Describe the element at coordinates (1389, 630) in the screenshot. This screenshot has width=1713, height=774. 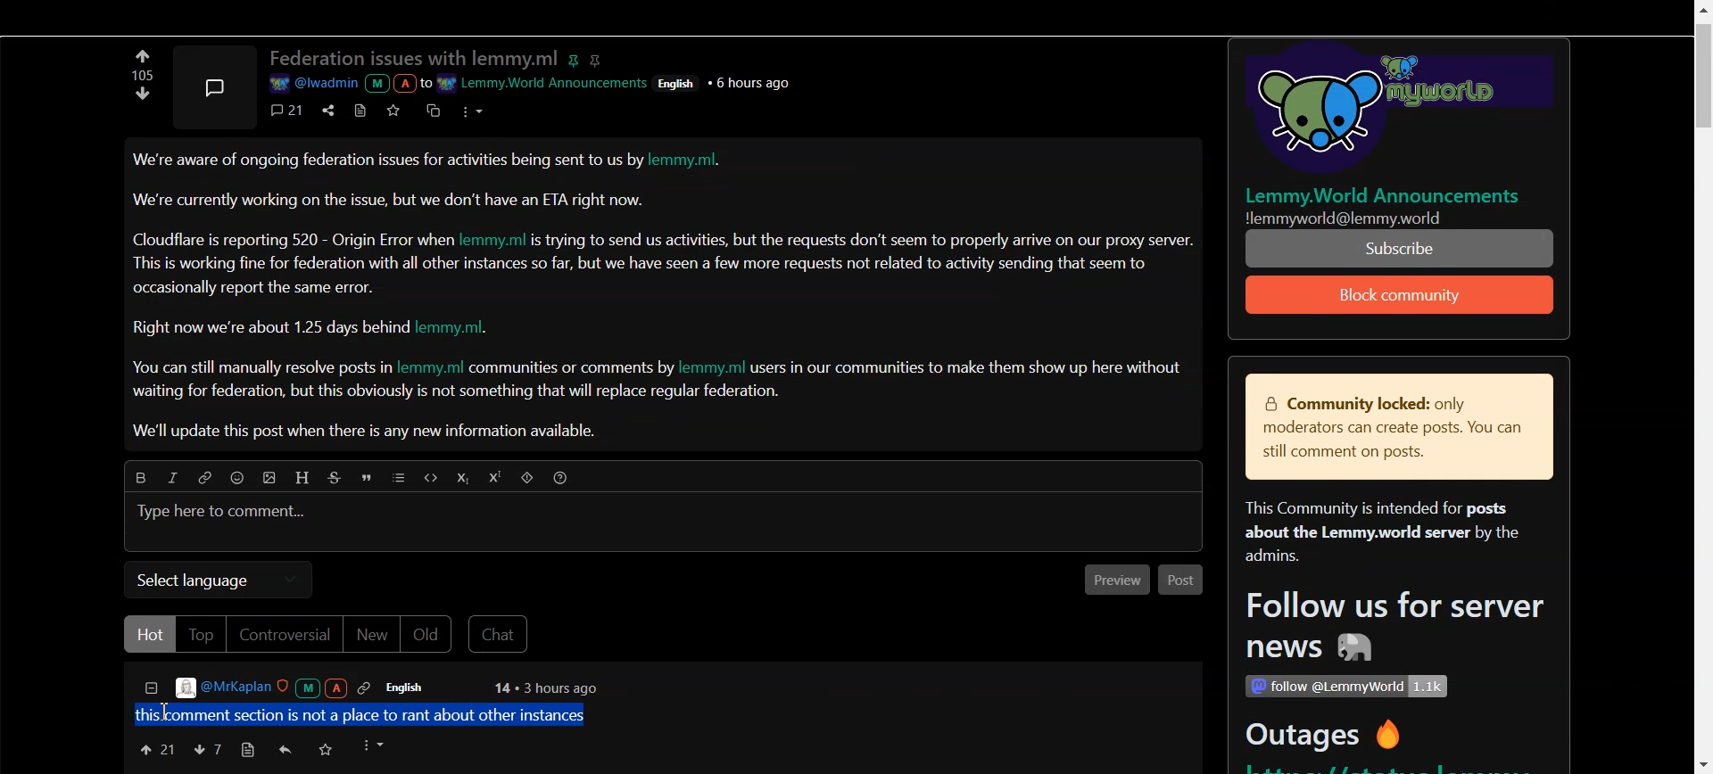
I see `Follow us for server
news #8` at that location.